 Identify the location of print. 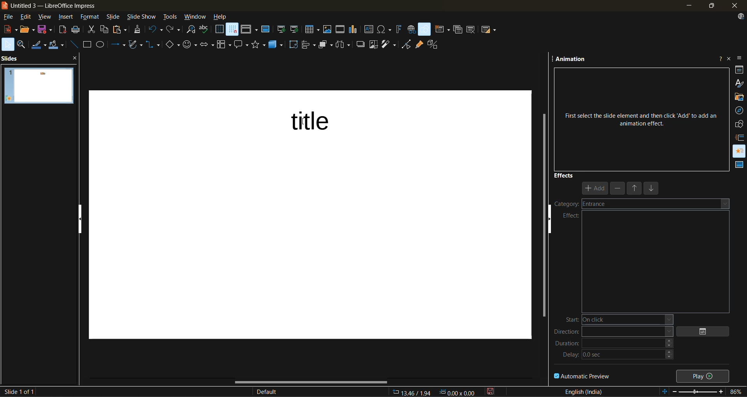
(78, 30).